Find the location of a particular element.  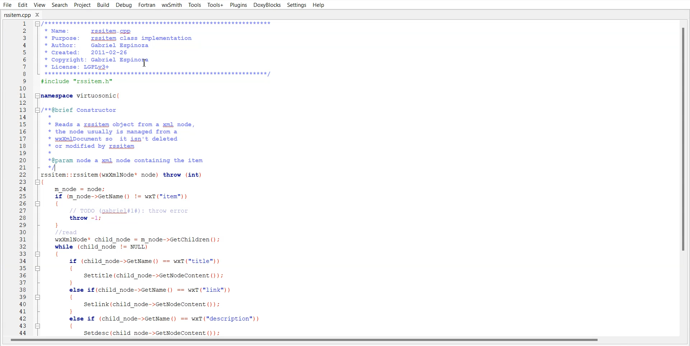

Vertical scroll bar is located at coordinates (681, 177).